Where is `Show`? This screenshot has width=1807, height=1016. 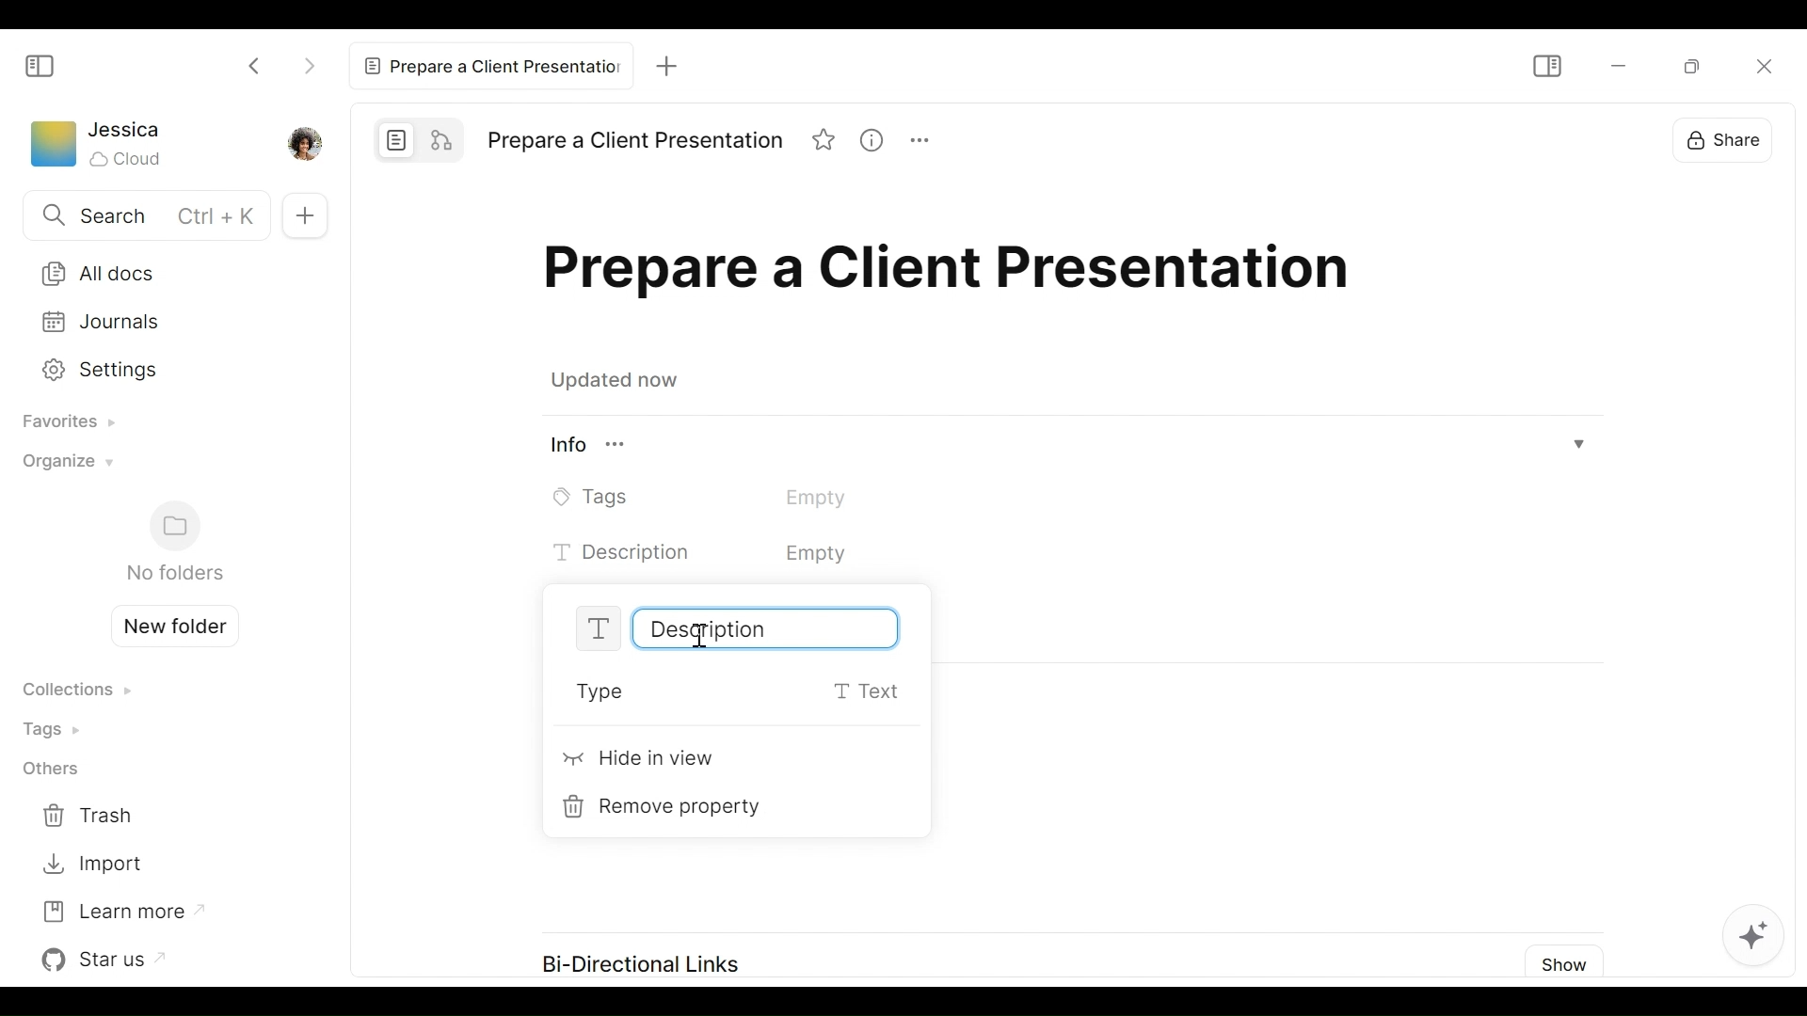
Show is located at coordinates (1567, 961).